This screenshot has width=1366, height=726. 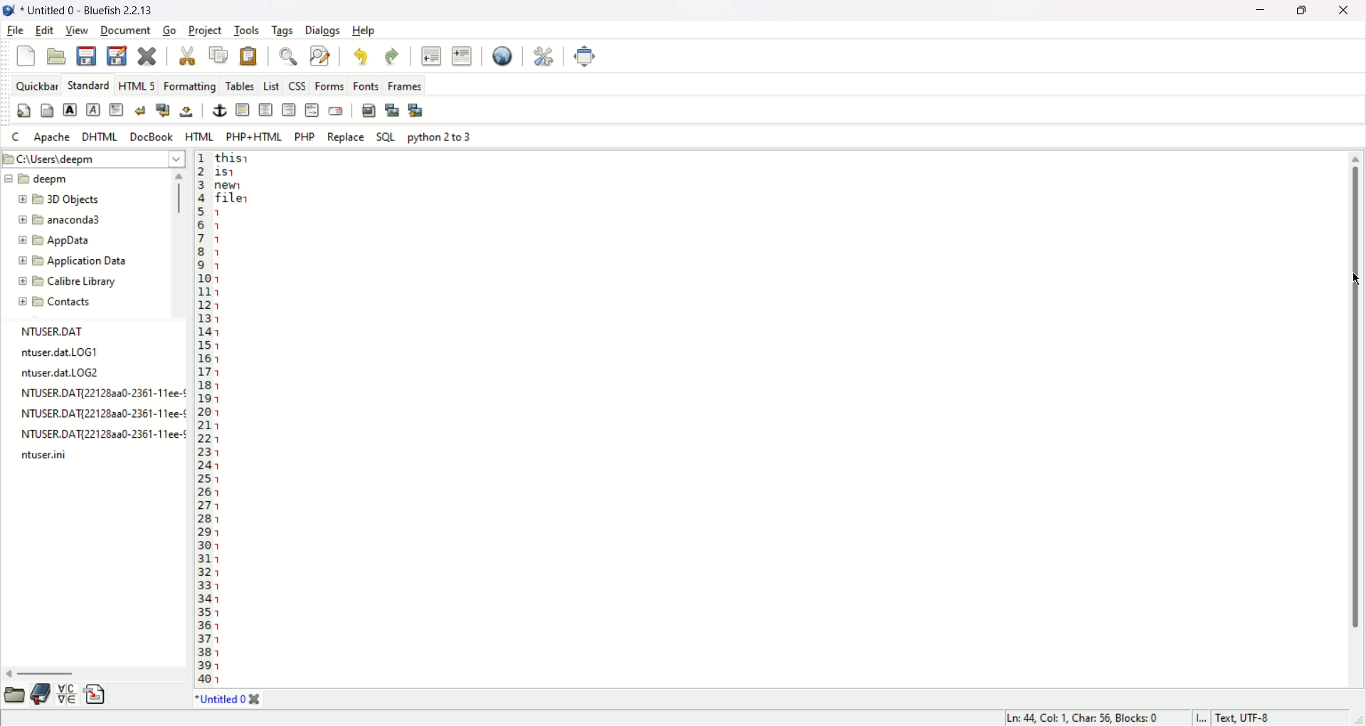 What do you see at coordinates (44, 30) in the screenshot?
I see `edit` at bounding box center [44, 30].